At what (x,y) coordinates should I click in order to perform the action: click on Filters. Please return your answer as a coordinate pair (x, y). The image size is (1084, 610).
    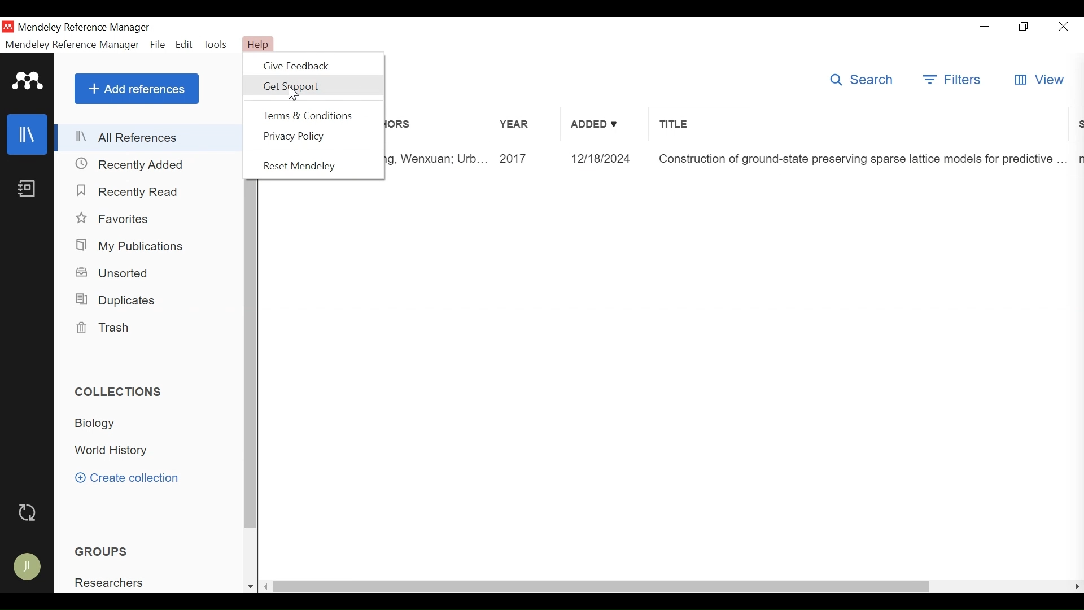
    Looking at the image, I should click on (951, 80).